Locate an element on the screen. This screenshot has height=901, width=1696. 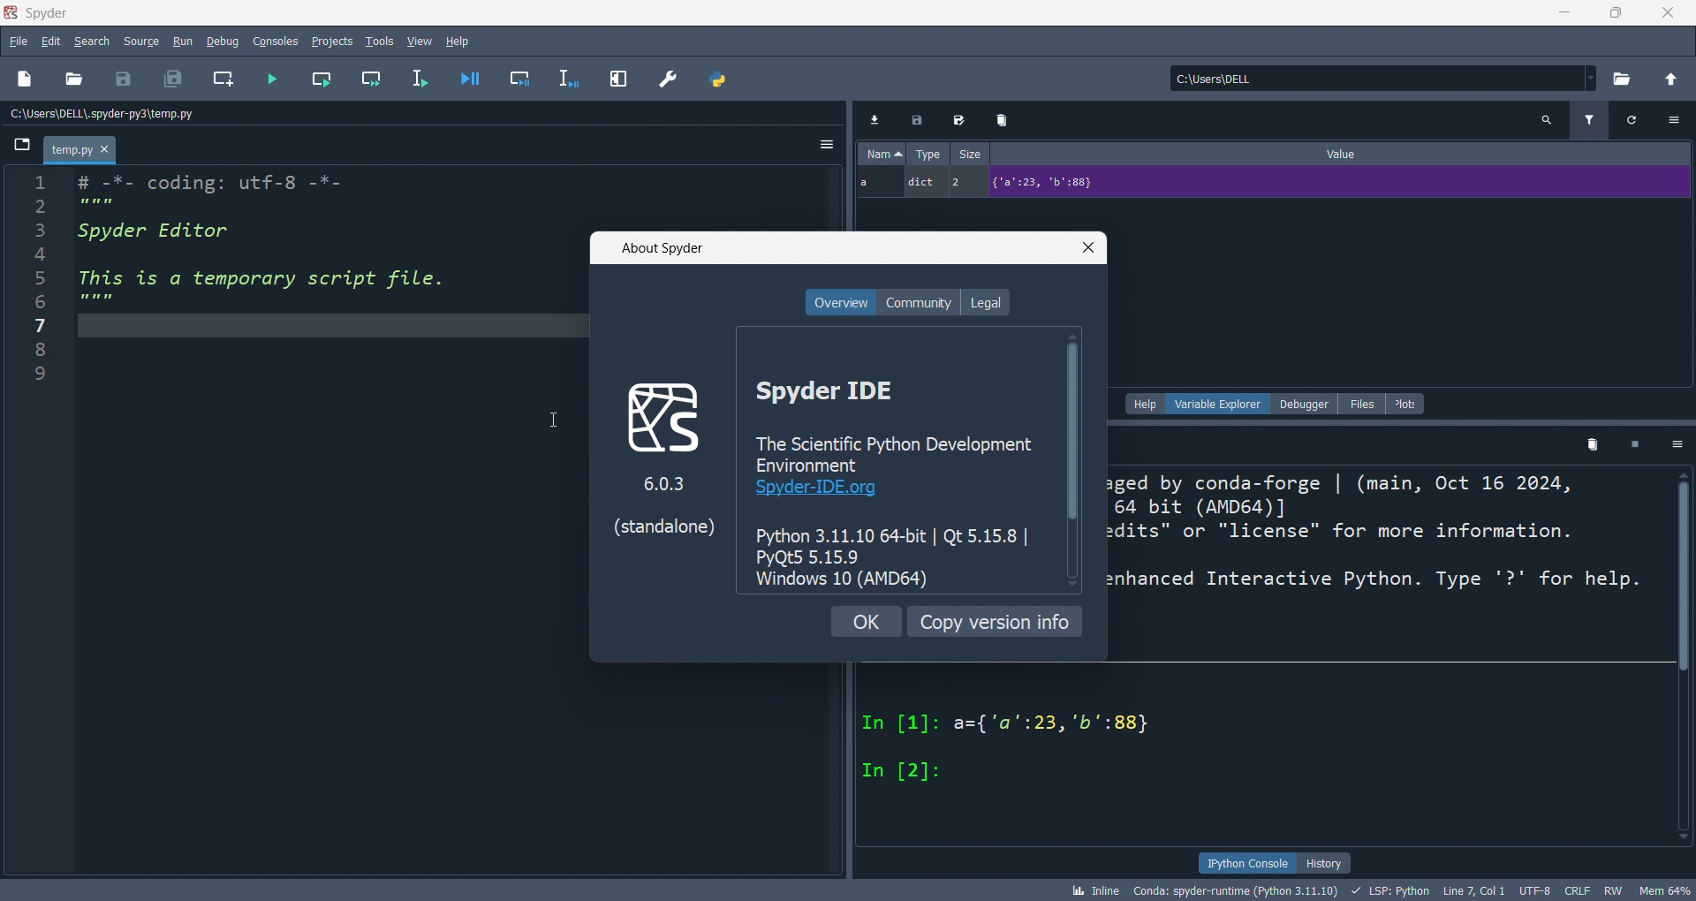
projects is located at coordinates (333, 42).